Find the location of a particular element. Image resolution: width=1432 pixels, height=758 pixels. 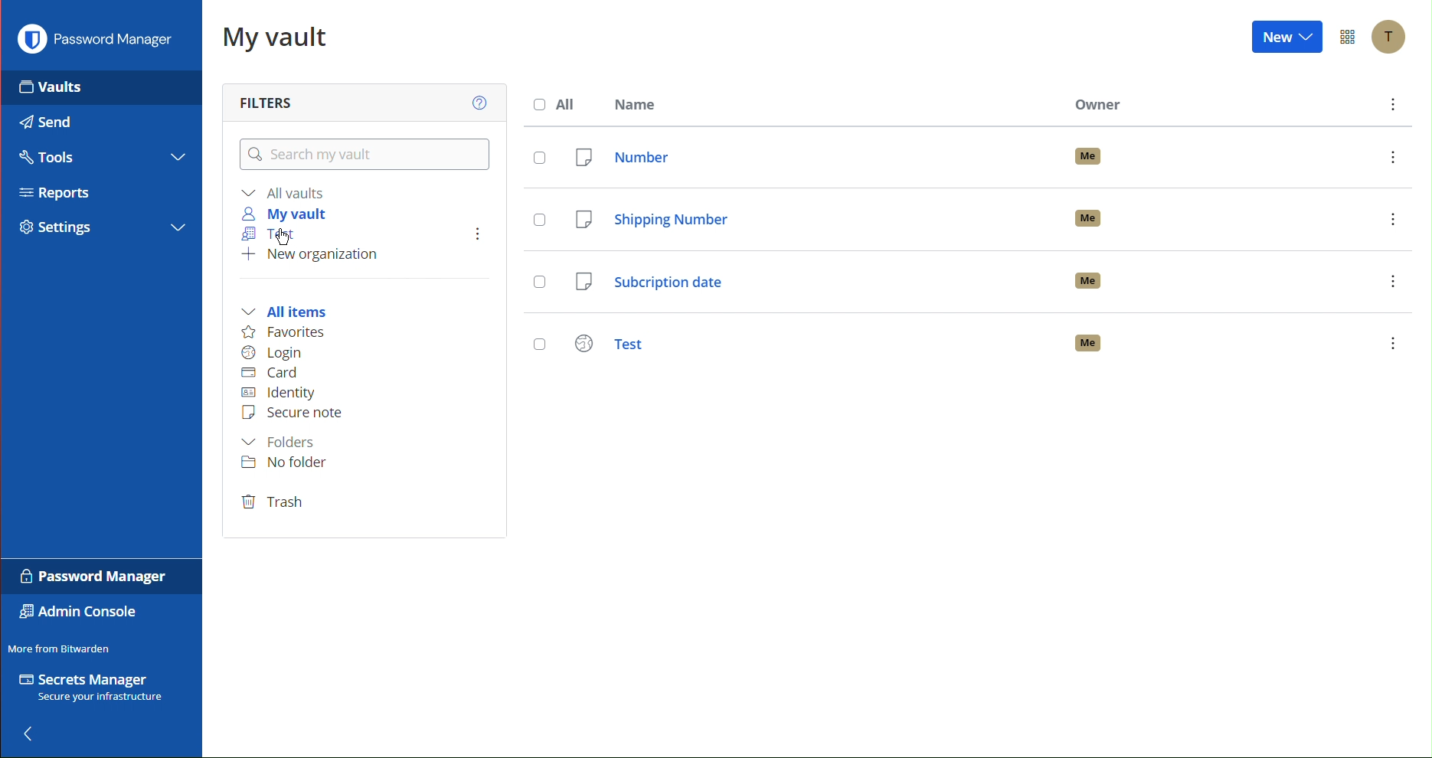

Admin Console is located at coordinates (77, 613).